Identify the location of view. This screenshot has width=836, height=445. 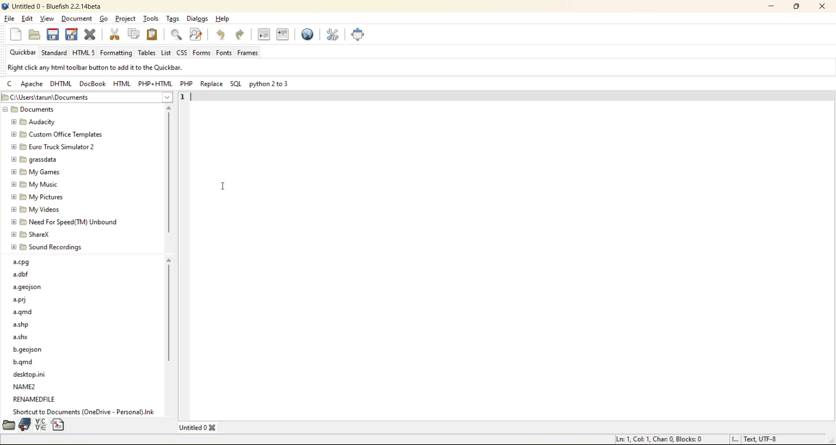
(47, 19).